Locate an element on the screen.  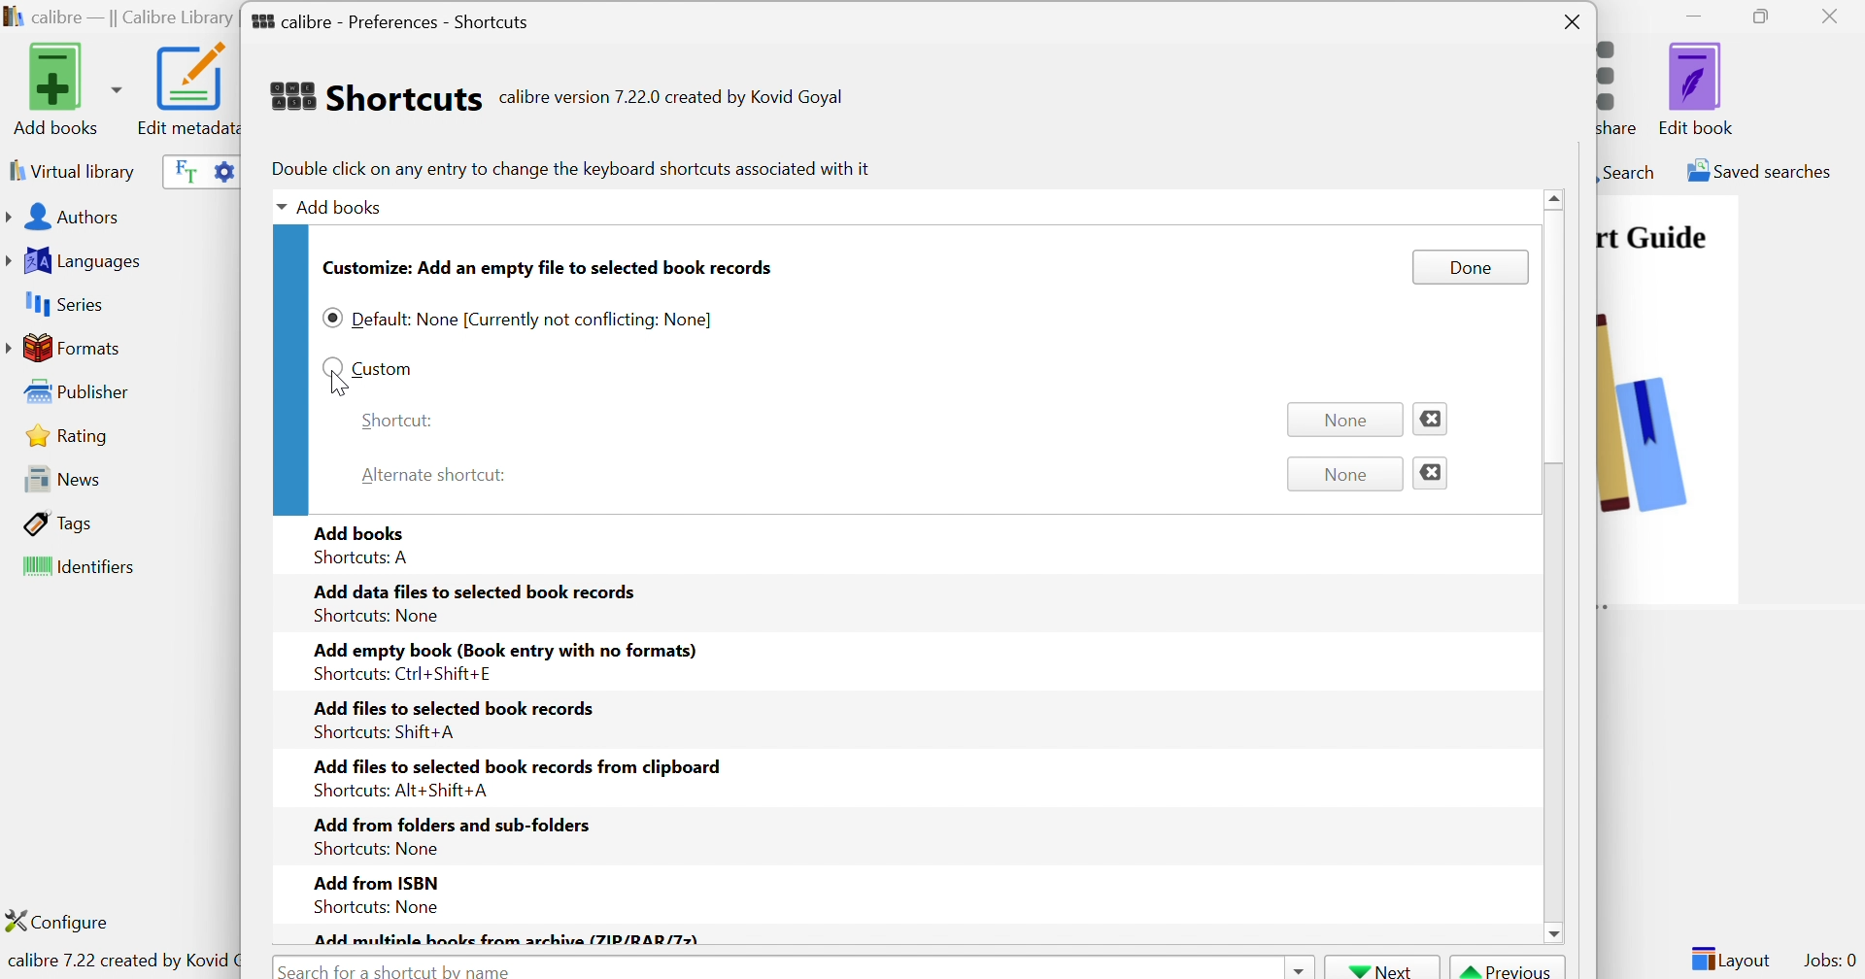
Publisher is located at coordinates (82, 392).